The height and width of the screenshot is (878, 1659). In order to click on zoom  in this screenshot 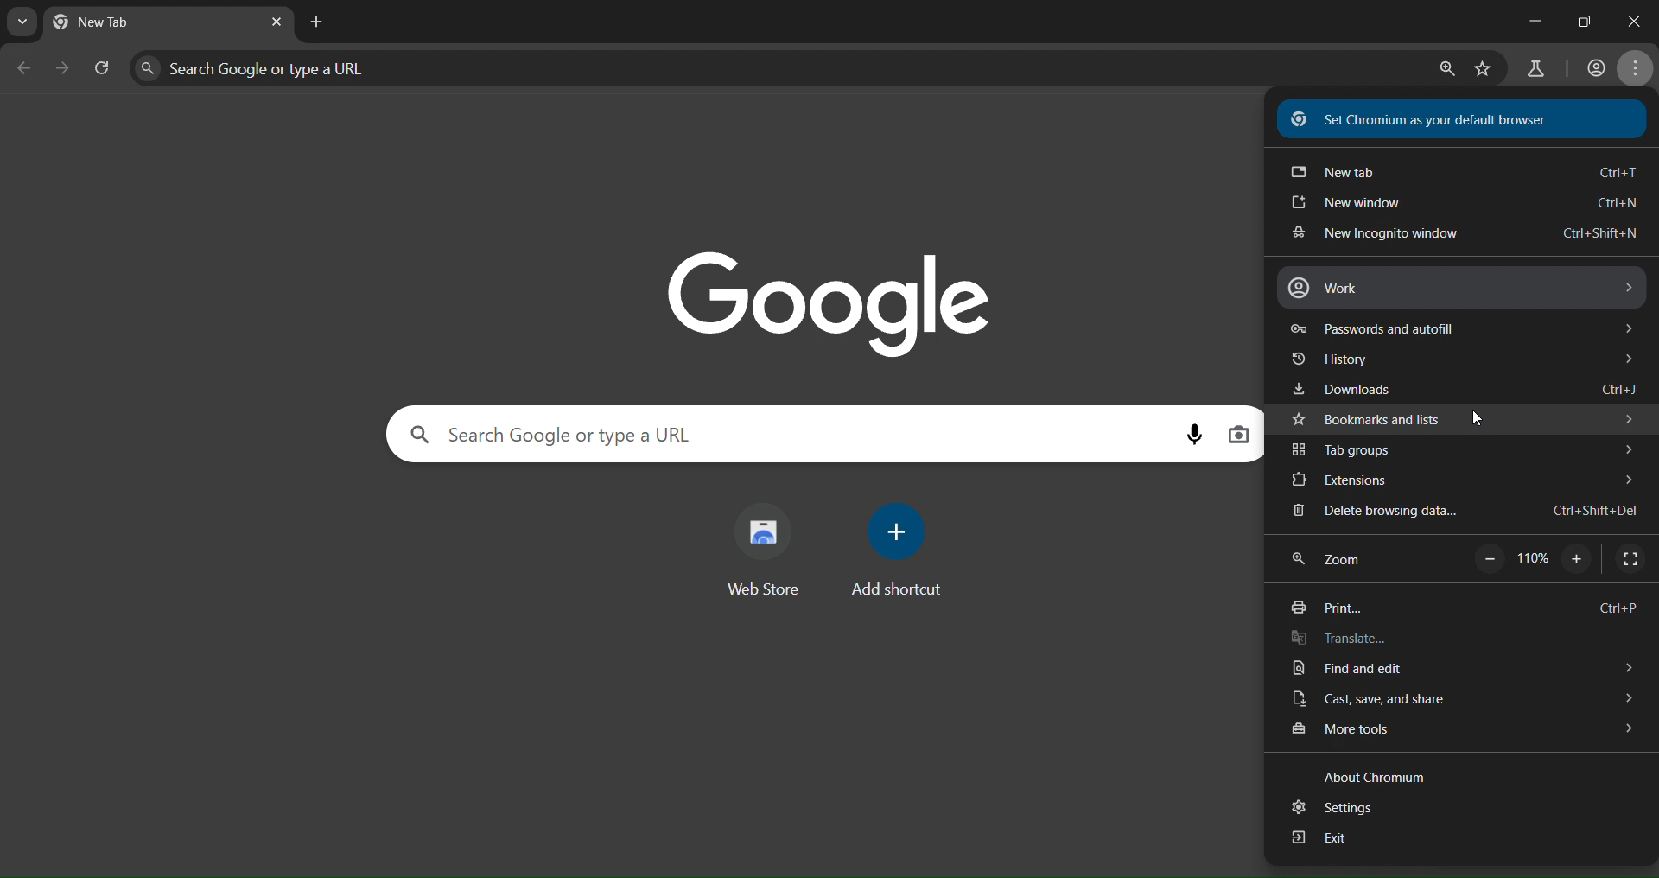, I will do `click(1332, 562)`.